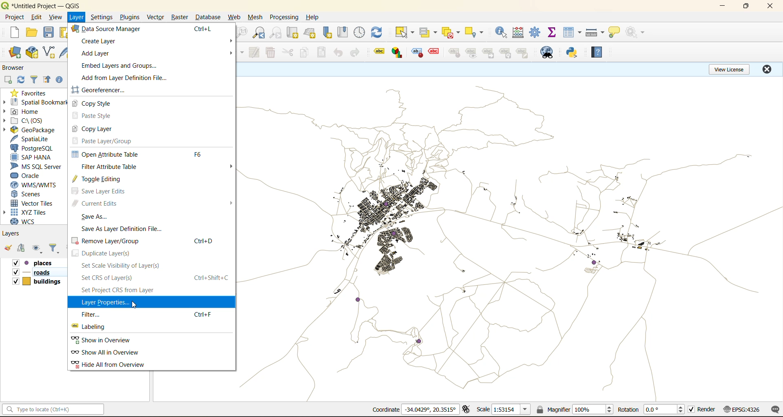 The width and height of the screenshot is (783, 417). What do you see at coordinates (595, 33) in the screenshot?
I see `measure line` at bounding box center [595, 33].